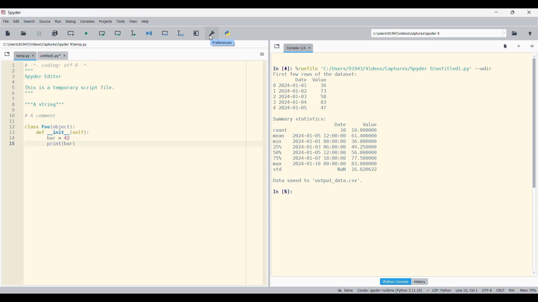 The height and width of the screenshot is (302, 538). What do you see at coordinates (181, 33) in the screenshot?
I see `Debug selection/current line` at bounding box center [181, 33].